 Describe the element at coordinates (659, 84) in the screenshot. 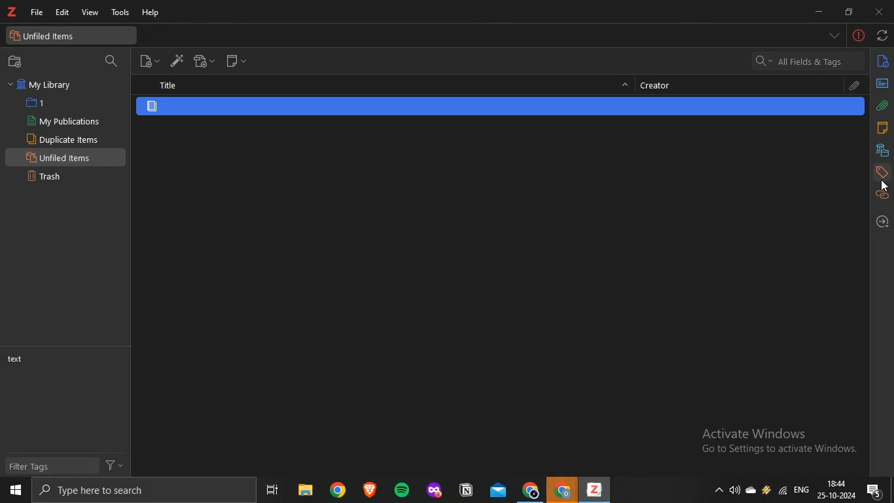

I see `creator` at that location.